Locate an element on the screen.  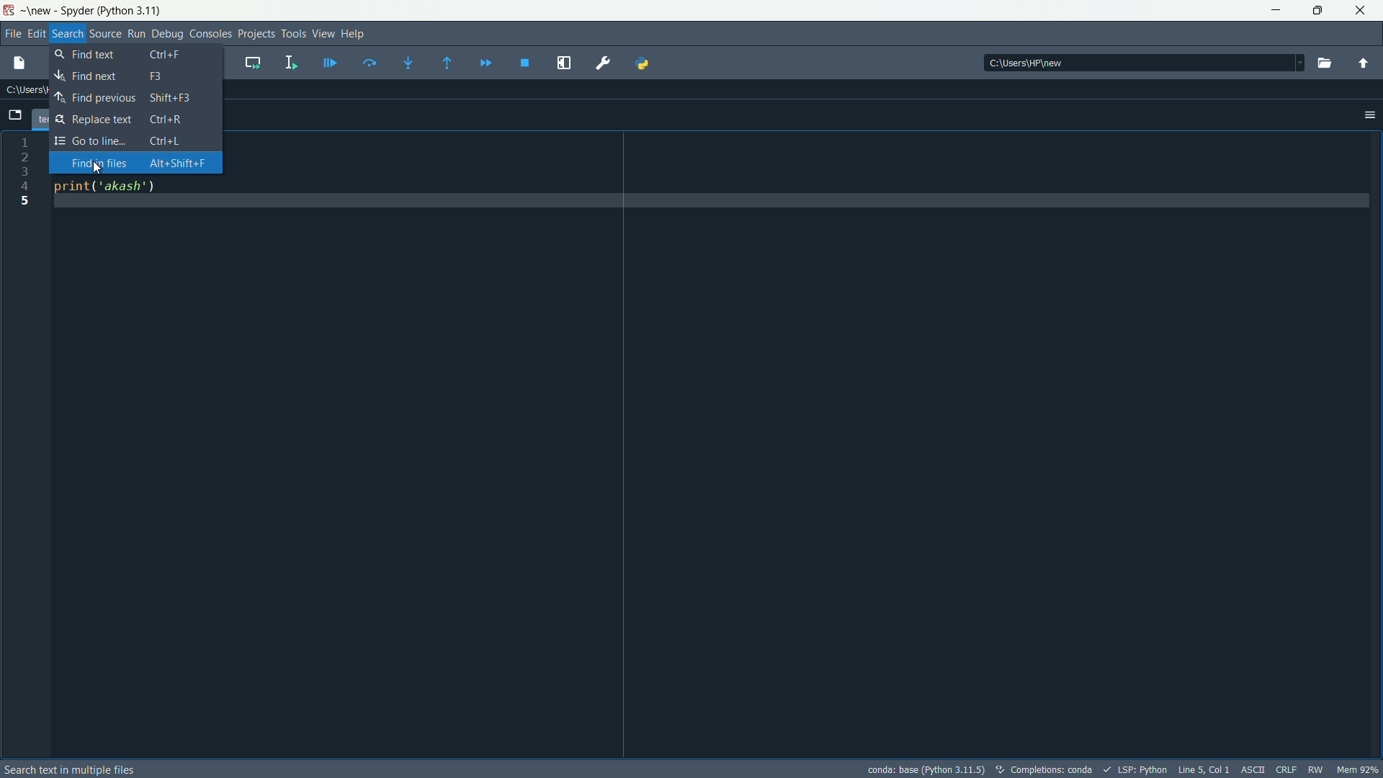
cursor position is located at coordinates (1201, 769).